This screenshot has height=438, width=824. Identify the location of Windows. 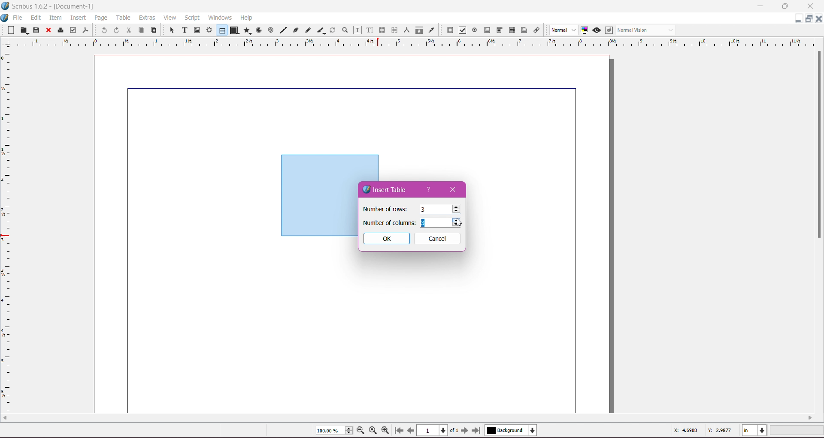
(219, 17).